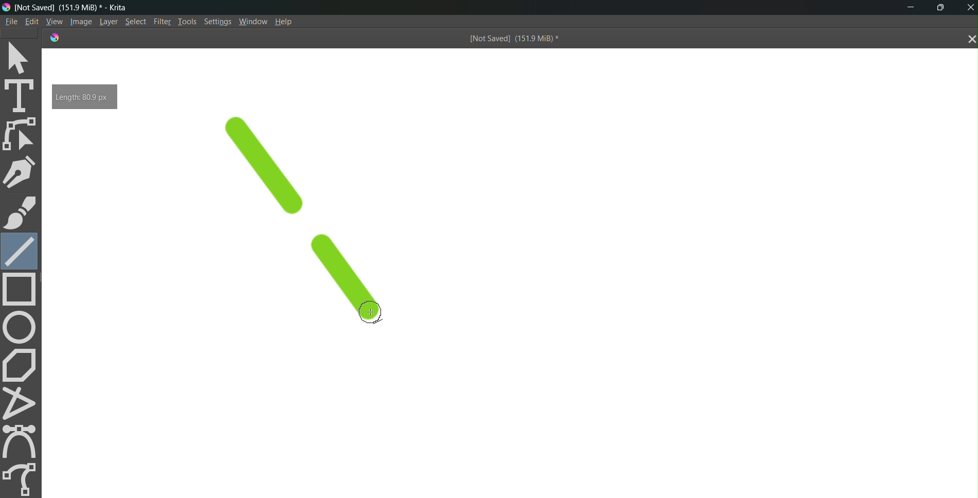  I want to click on Close, so click(969, 7).